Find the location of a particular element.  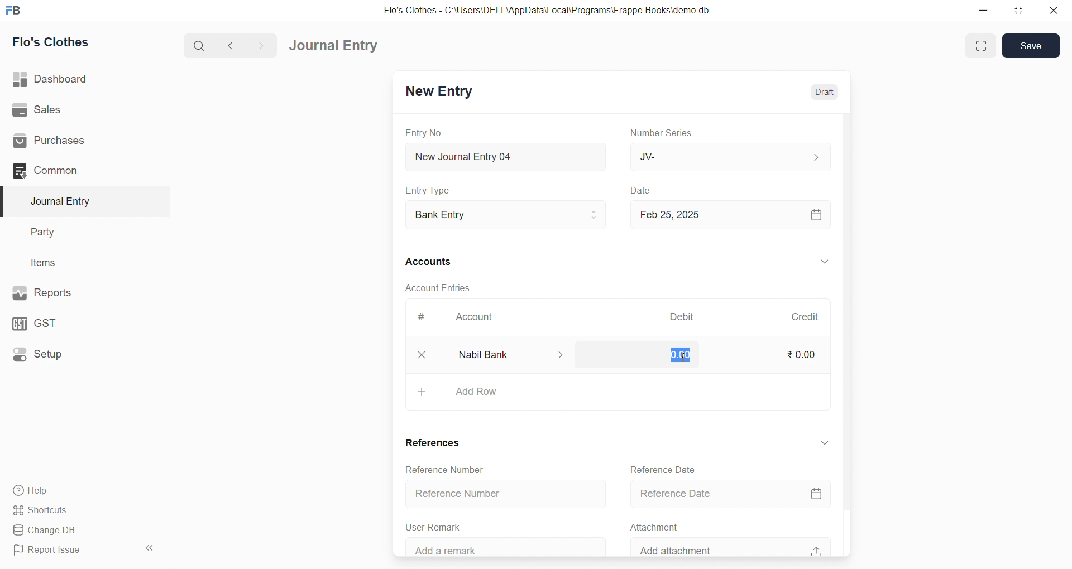

Bank Entry is located at coordinates (505, 215).